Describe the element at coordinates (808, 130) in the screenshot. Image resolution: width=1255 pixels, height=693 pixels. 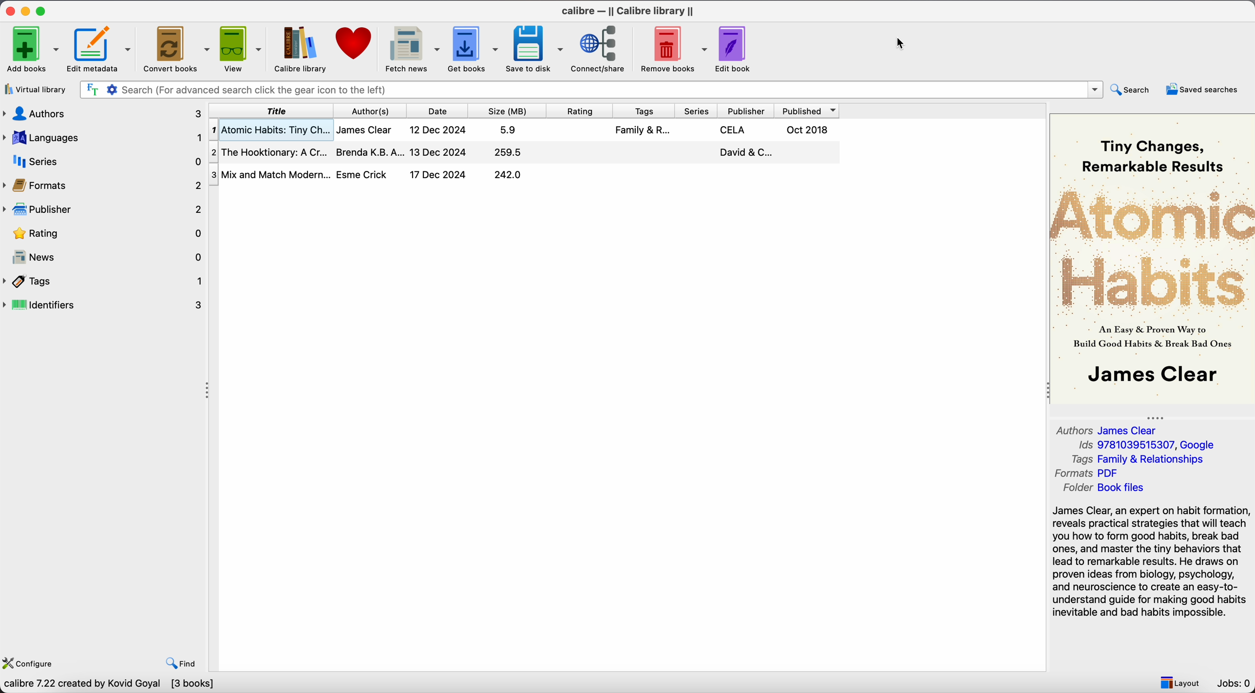
I see `Oct 2018` at that location.